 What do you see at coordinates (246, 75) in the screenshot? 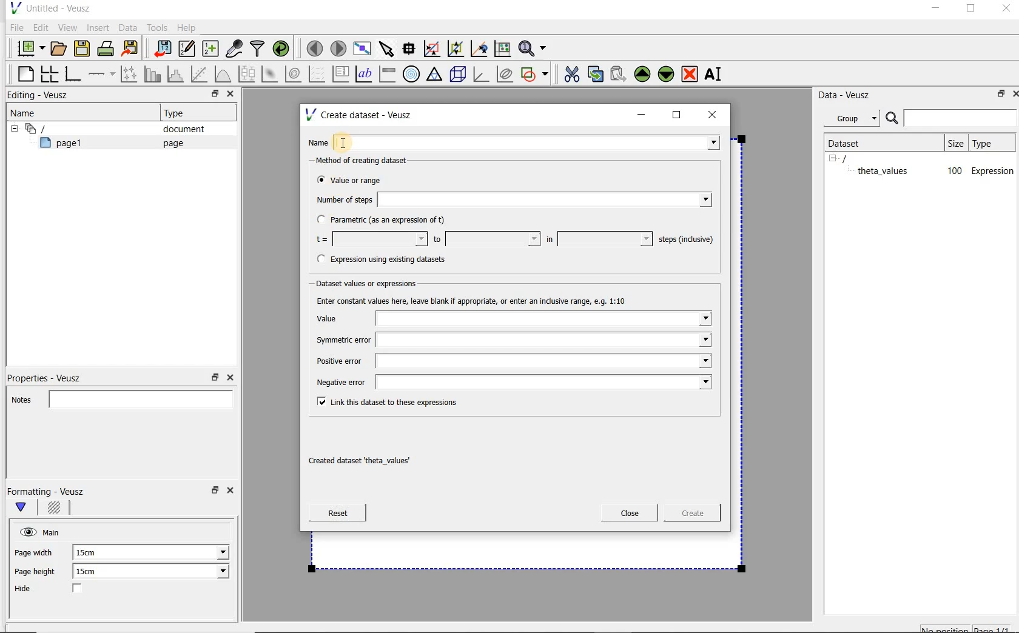
I see `plot box plots` at bounding box center [246, 75].